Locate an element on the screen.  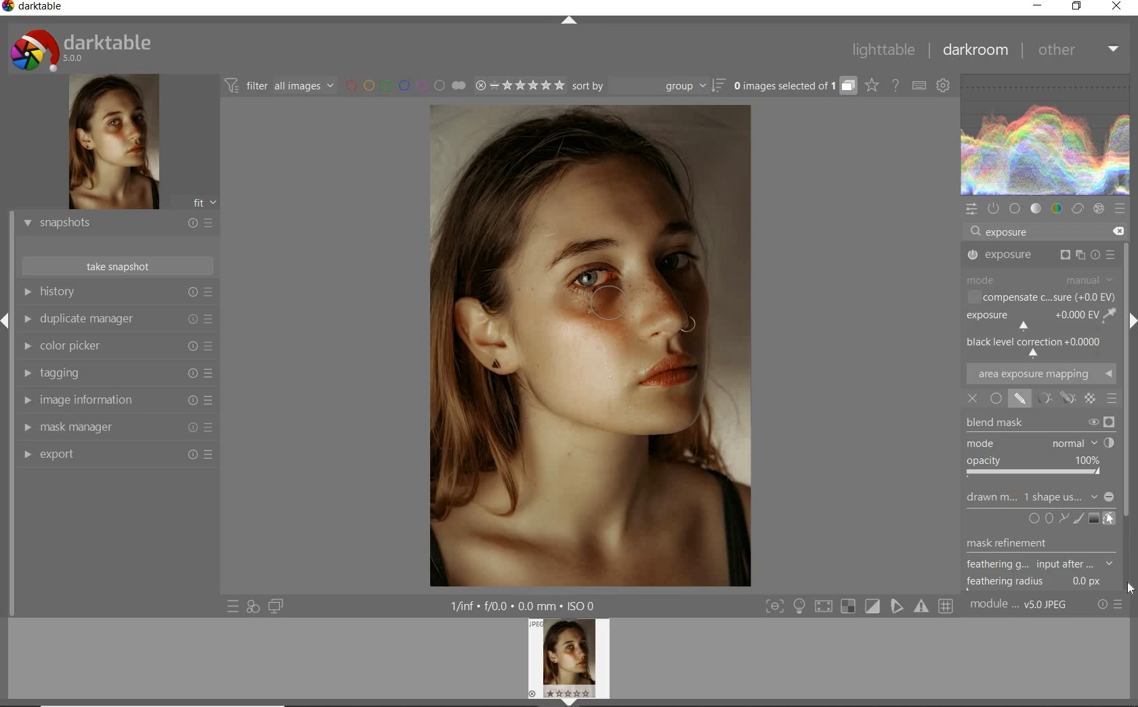
tone is located at coordinates (1036, 209).